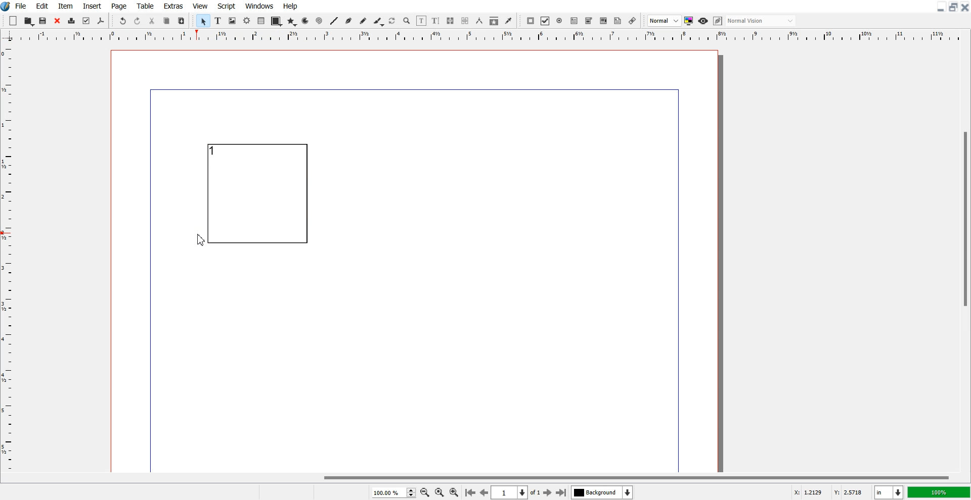 The image size is (971, 500). What do you see at coordinates (494, 21) in the screenshot?
I see `Copy item properties` at bounding box center [494, 21].